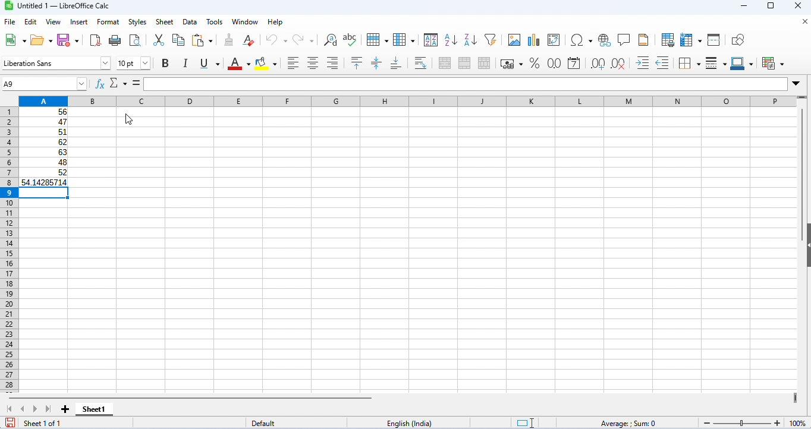 The image size is (811, 429). What do you see at coordinates (137, 22) in the screenshot?
I see `styles` at bounding box center [137, 22].